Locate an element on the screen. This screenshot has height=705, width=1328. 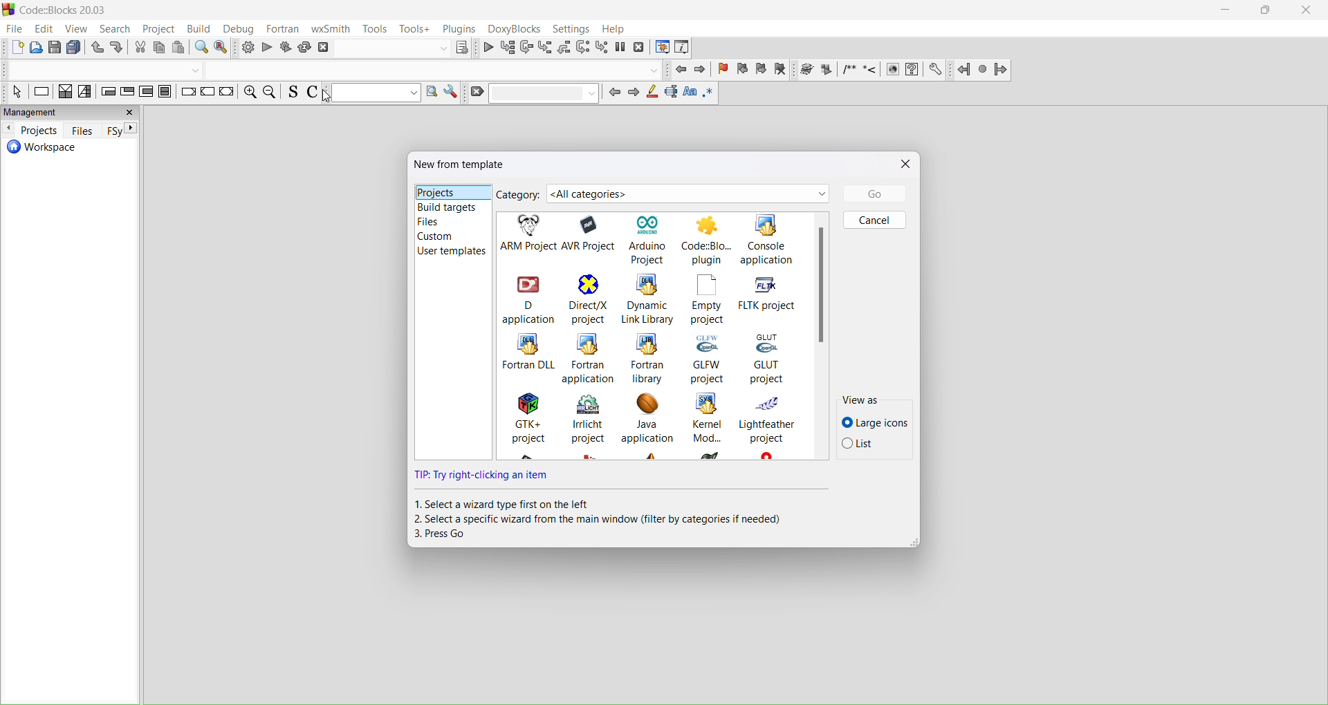
step into is located at coordinates (546, 47).